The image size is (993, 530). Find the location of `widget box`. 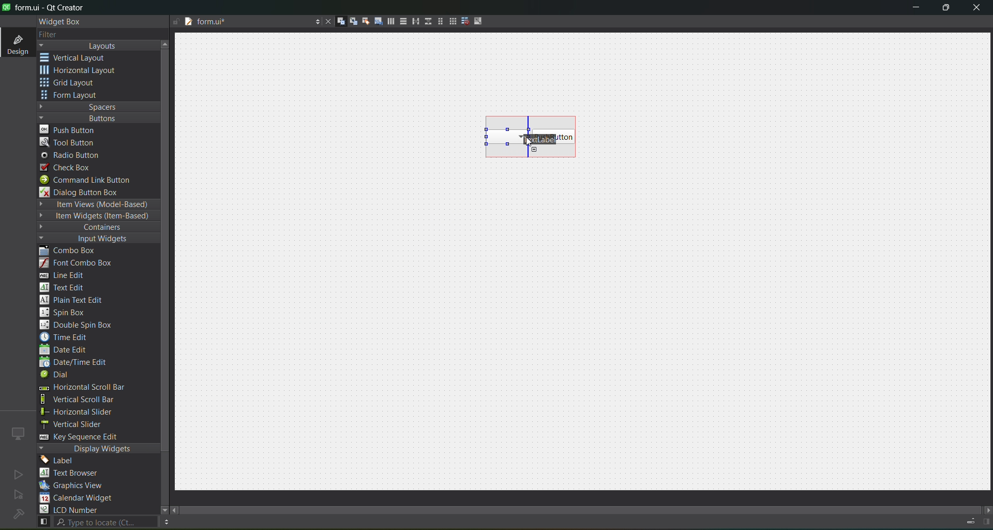

widget box is located at coordinates (62, 22).